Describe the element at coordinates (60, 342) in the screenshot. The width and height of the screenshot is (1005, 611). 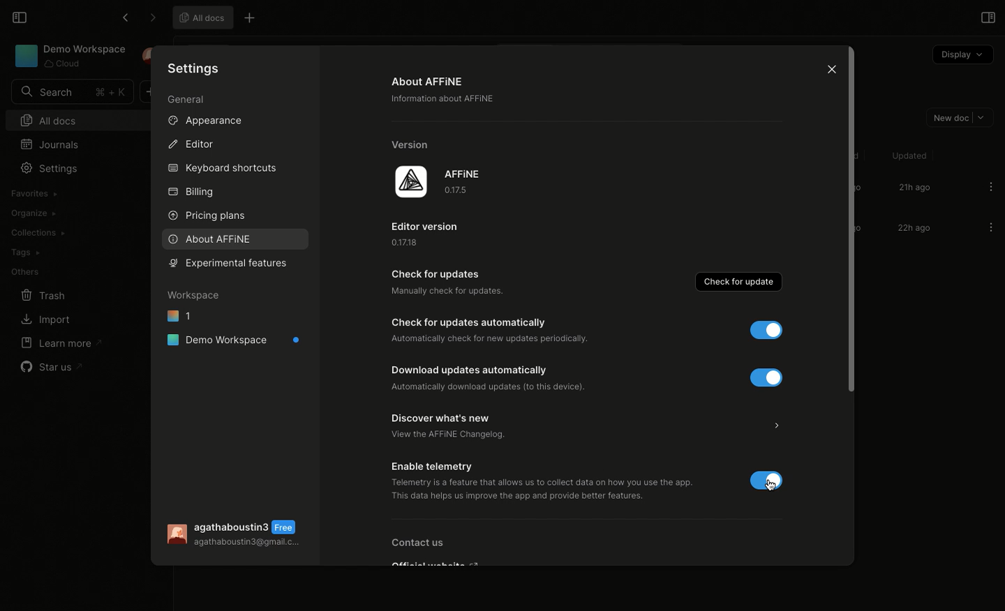
I see `Learn more` at that location.